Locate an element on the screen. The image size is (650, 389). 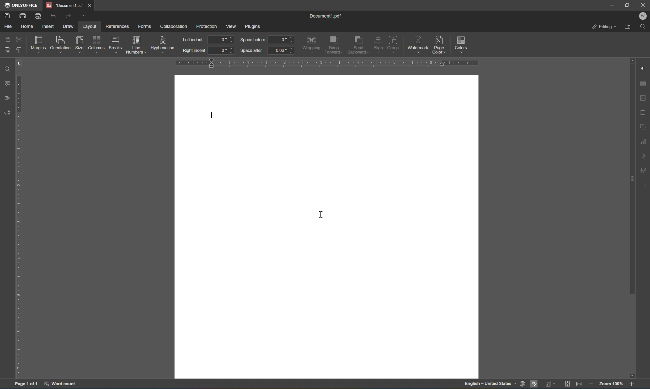
space before is located at coordinates (252, 40).